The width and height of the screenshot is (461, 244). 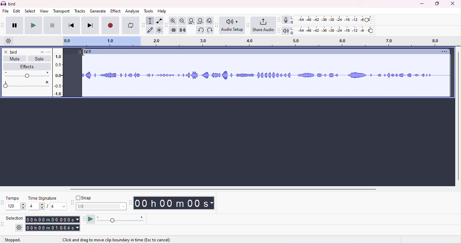 I want to click on play at speed tool bar, so click(x=83, y=218).